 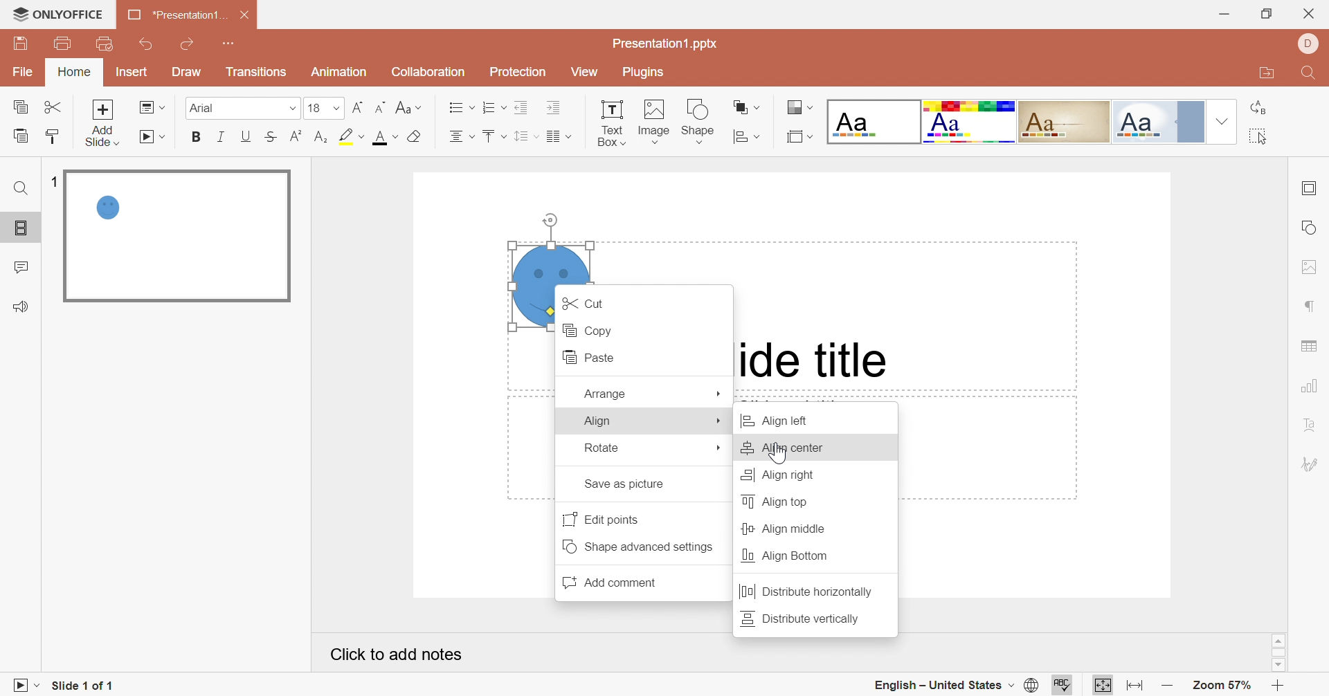 What do you see at coordinates (354, 107) in the screenshot?
I see `Increment font size` at bounding box center [354, 107].